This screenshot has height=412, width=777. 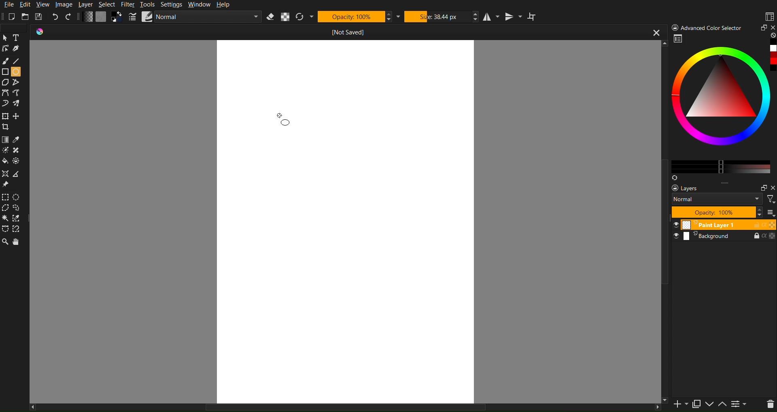 I want to click on Curve  tool, so click(x=18, y=93).